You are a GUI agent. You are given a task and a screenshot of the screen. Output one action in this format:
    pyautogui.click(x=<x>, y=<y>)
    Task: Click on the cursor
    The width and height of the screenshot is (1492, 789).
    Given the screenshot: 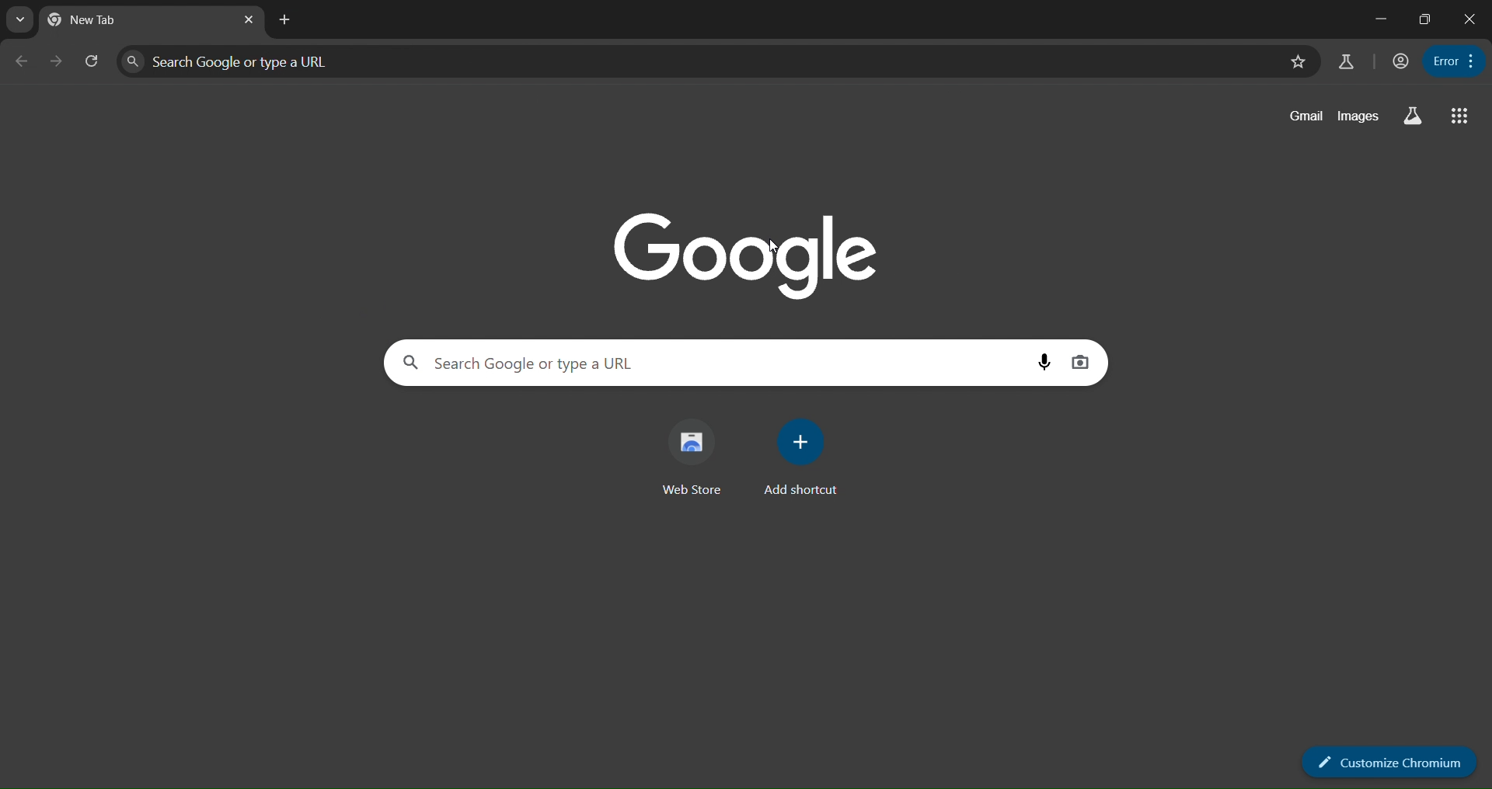 What is the action you would take?
    pyautogui.click(x=773, y=246)
    